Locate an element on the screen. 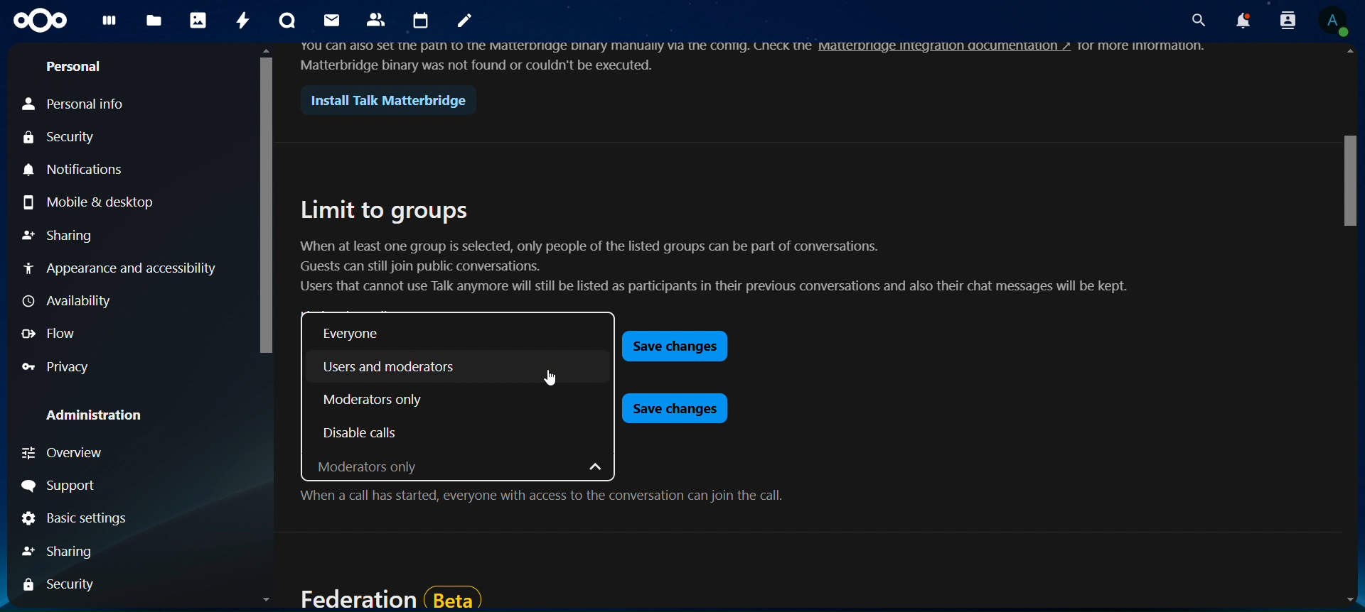 The height and width of the screenshot is (612, 1365). view profile is located at coordinates (1332, 21).